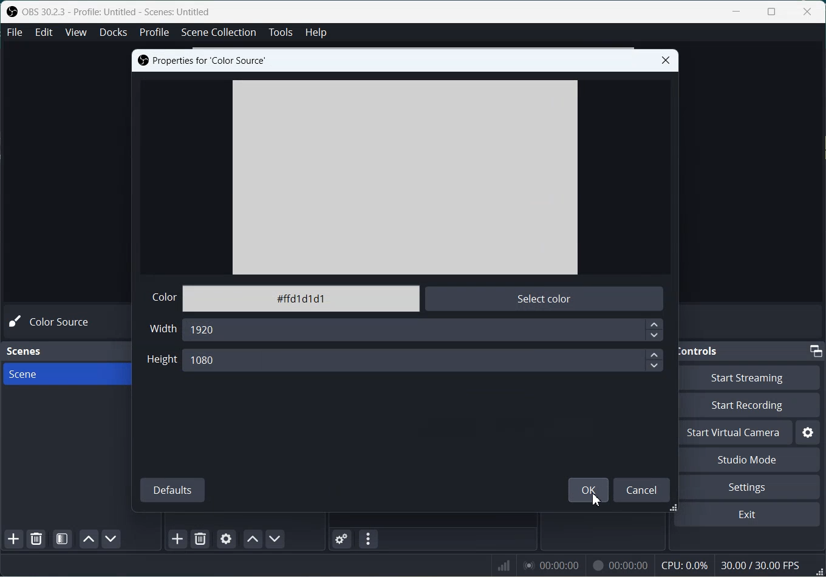 This screenshot has height=577, width=826. Describe the element at coordinates (301, 298) in the screenshot. I see `#ffd1d1d1` at that location.